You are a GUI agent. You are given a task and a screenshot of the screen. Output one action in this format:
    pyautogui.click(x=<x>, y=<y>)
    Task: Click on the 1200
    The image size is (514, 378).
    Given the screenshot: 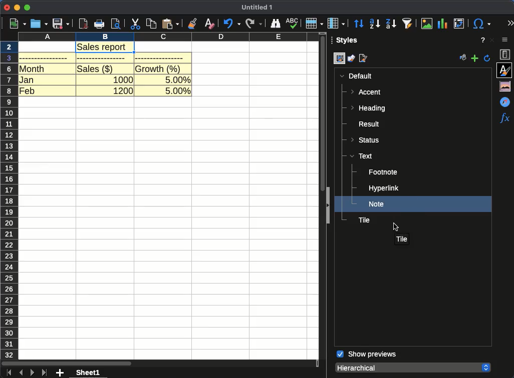 What is the action you would take?
    pyautogui.click(x=123, y=91)
    